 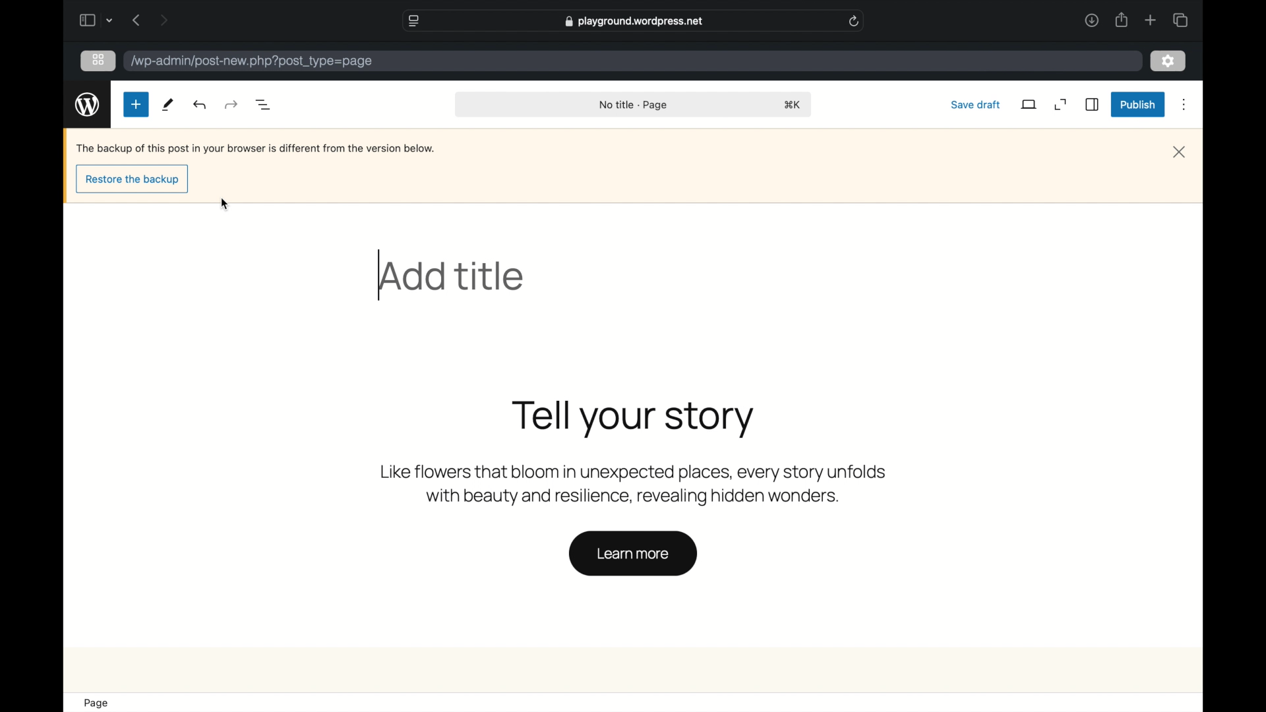 I want to click on restore the backup, so click(x=134, y=180).